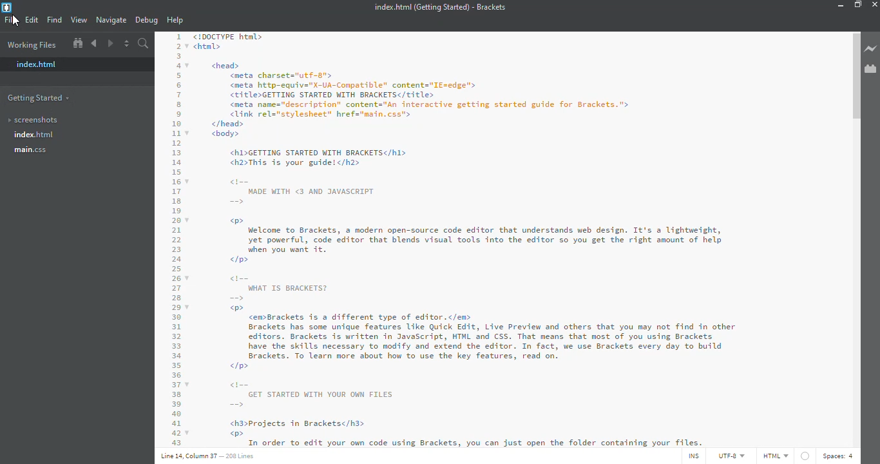 This screenshot has width=880, height=464. I want to click on scroll bar, so click(854, 76).